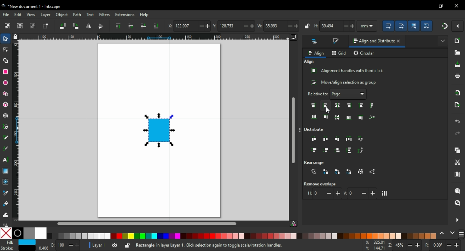 The image size is (465, 251). Describe the element at coordinates (332, 94) in the screenshot. I see `relative to` at that location.